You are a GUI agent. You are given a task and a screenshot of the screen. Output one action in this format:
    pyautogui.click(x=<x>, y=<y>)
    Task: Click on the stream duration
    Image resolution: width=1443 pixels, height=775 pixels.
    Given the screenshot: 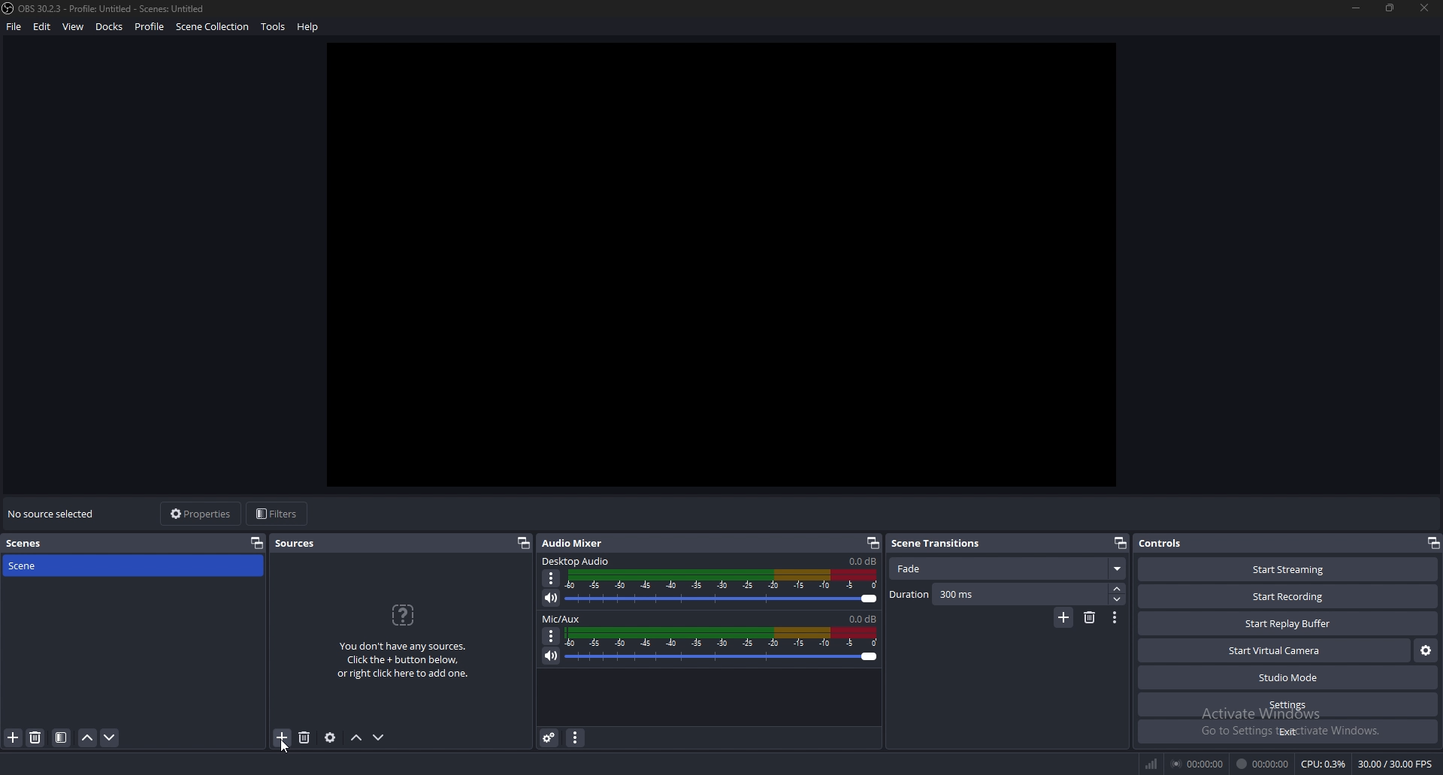 What is the action you would take?
    pyautogui.click(x=1196, y=764)
    